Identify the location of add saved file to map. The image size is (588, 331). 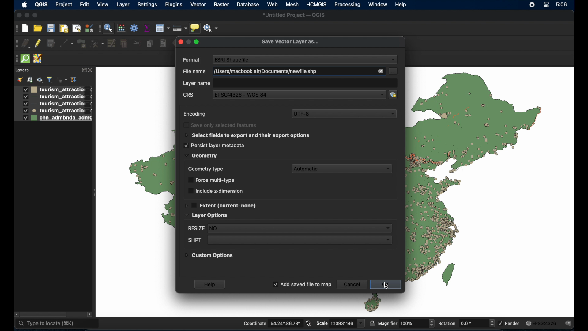
(302, 285).